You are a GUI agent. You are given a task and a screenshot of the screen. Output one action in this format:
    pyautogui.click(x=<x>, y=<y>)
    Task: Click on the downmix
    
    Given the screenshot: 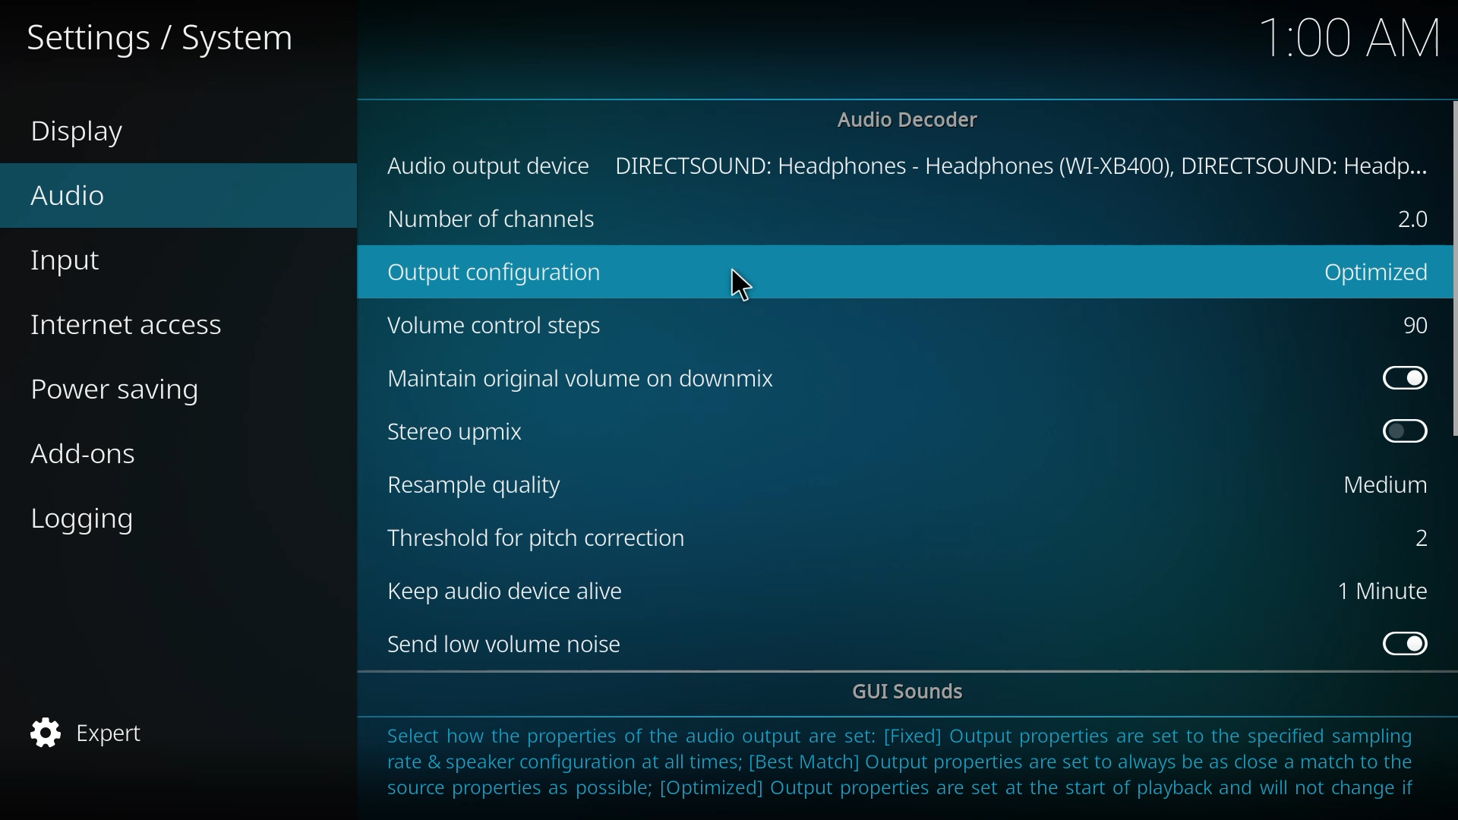 What is the action you would take?
    pyautogui.click(x=589, y=380)
    